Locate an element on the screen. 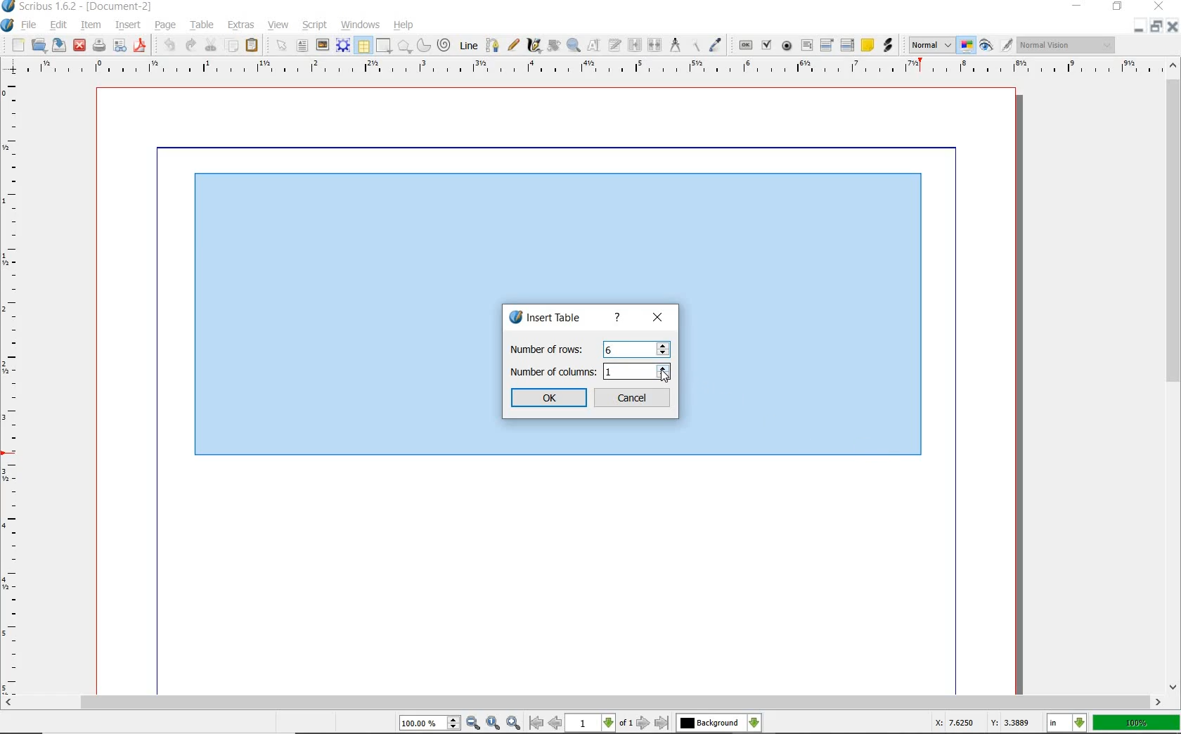  render frame is located at coordinates (343, 46).